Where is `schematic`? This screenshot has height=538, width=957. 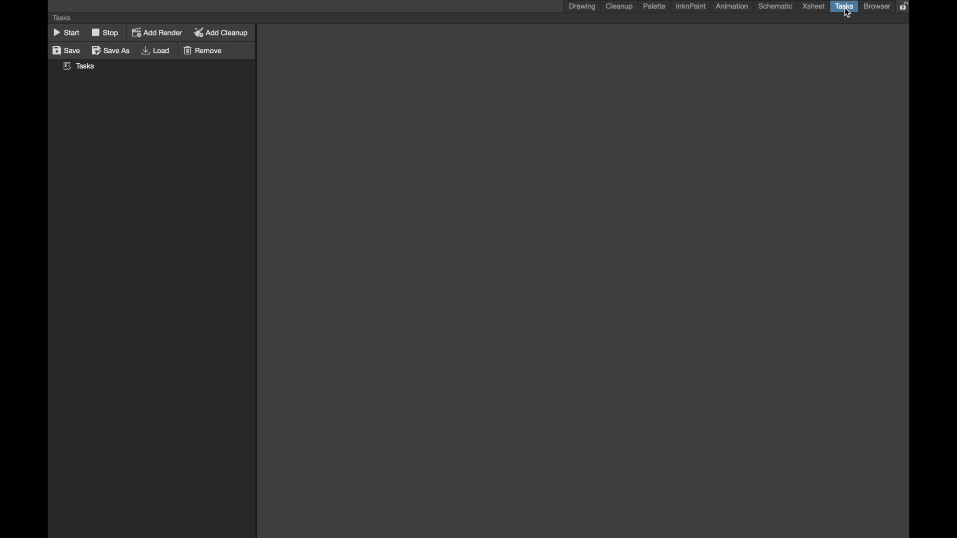 schematic is located at coordinates (776, 6).